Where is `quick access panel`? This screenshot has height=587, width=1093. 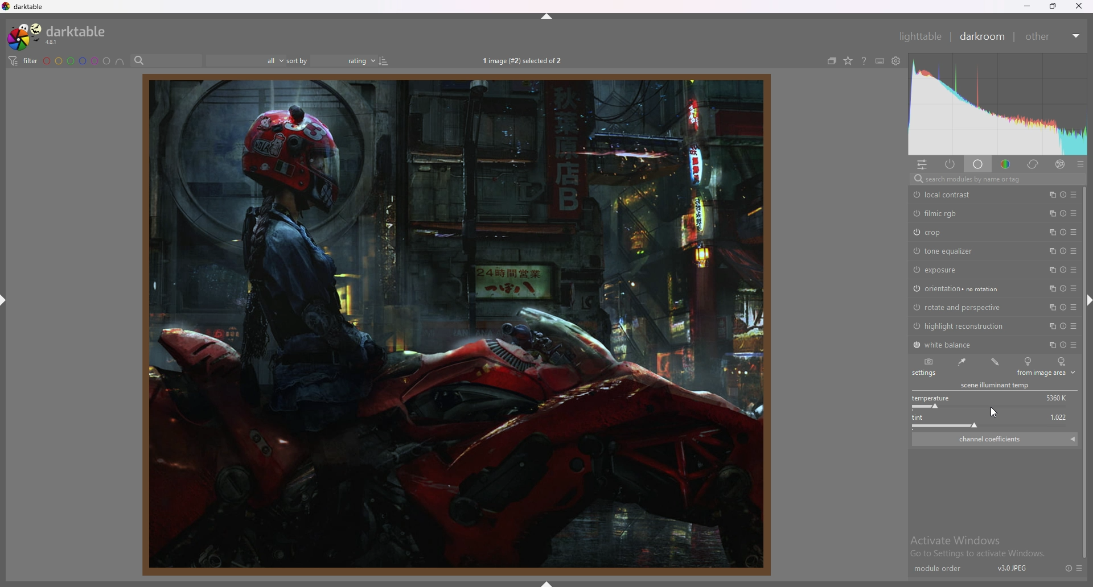
quick access panel is located at coordinates (922, 164).